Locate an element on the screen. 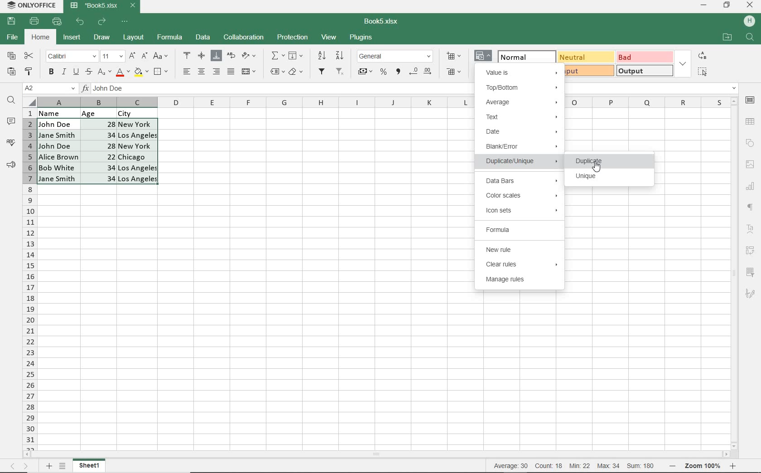 This screenshot has height=473, width=761. DUPLICATE is located at coordinates (608, 160).